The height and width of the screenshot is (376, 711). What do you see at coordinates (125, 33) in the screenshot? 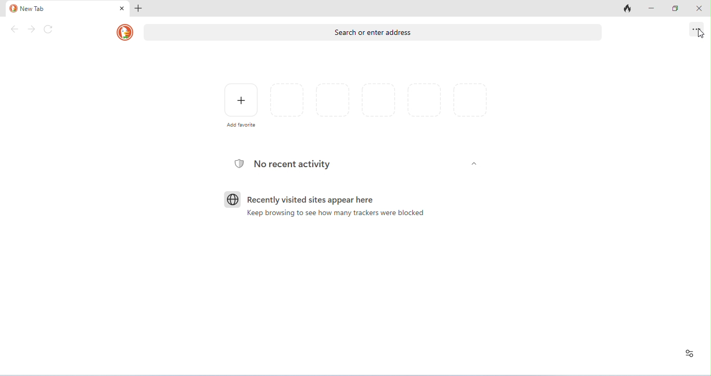
I see `duckduckgo logo` at bounding box center [125, 33].